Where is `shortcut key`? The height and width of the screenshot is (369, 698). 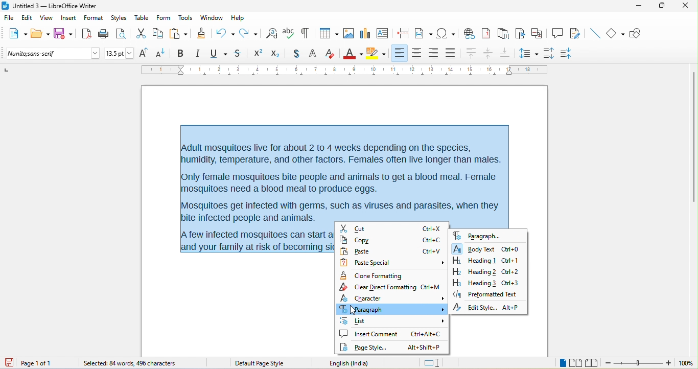 shortcut key is located at coordinates (432, 251).